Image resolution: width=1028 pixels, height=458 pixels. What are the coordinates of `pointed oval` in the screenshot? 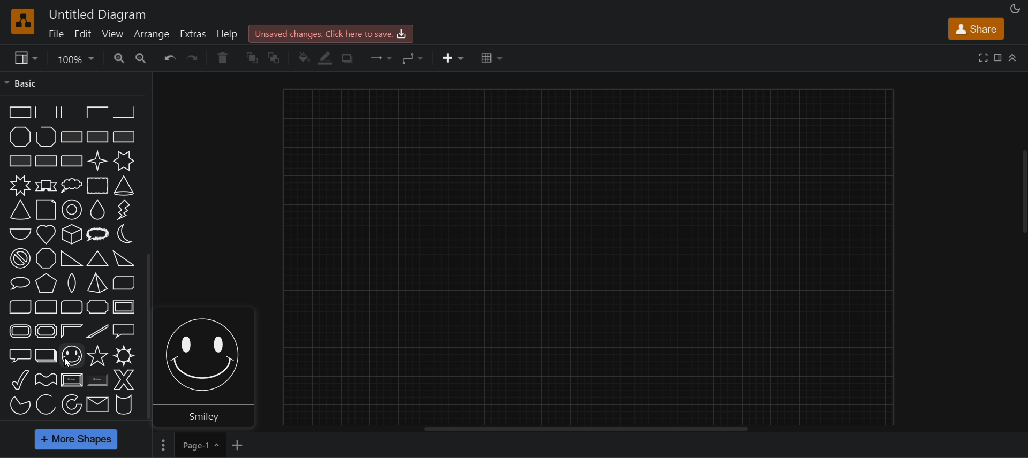 It's located at (70, 283).